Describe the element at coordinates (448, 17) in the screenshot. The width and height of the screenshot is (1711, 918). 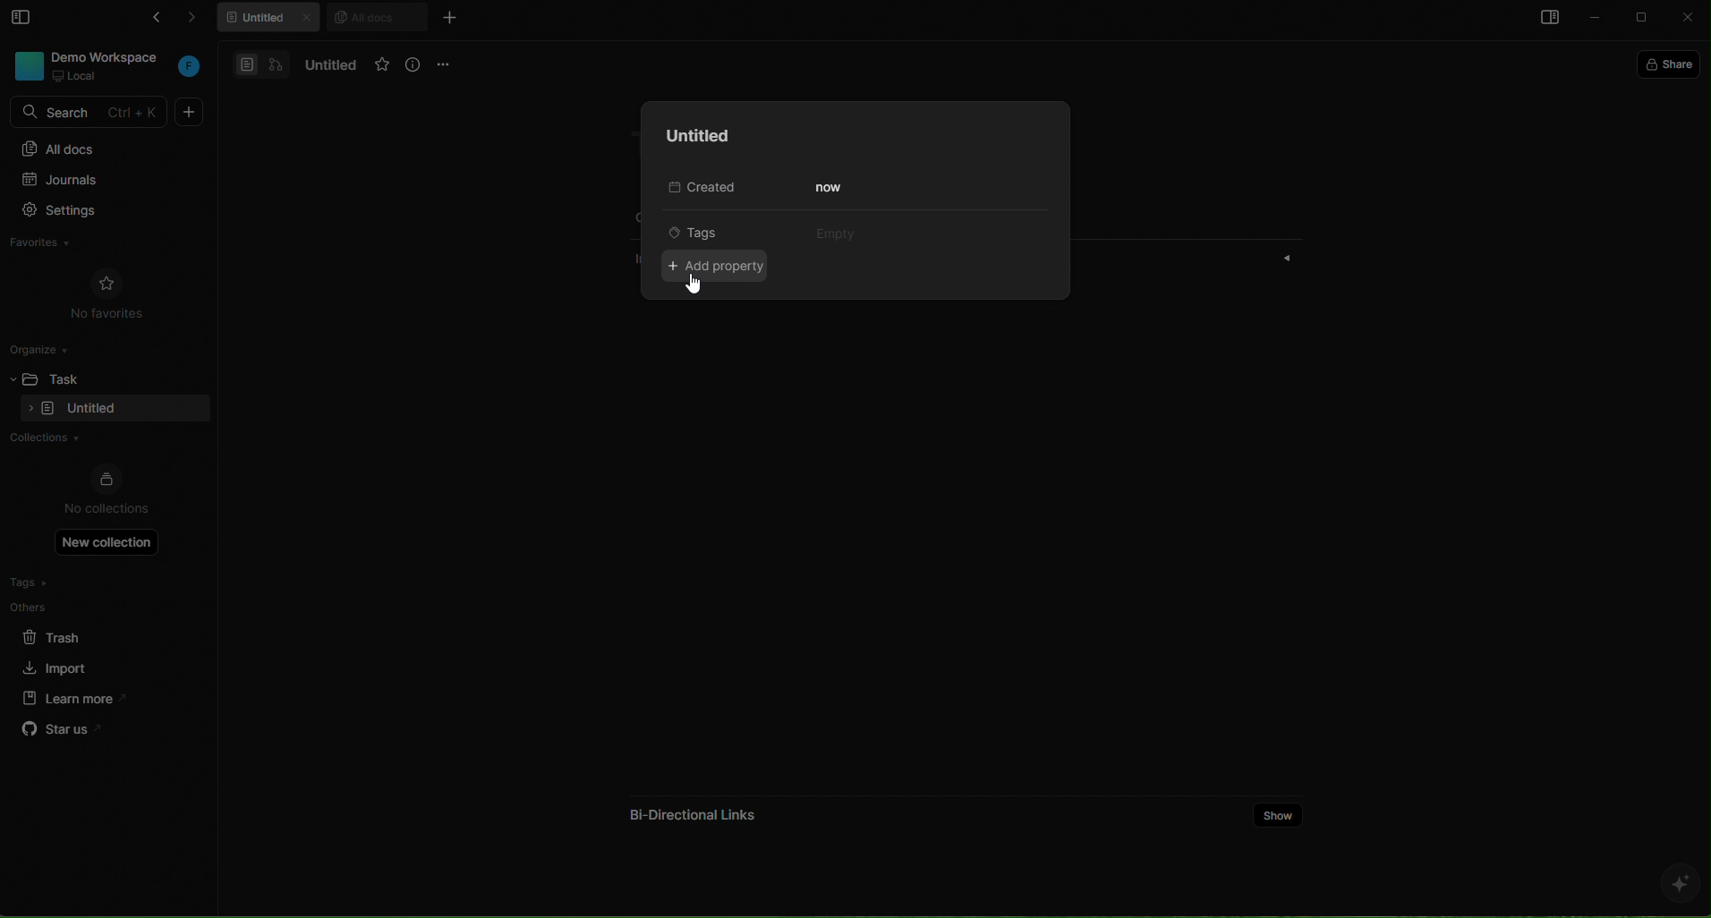
I see `new tab` at that location.